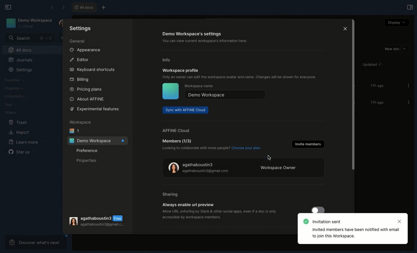 Image resolution: width=417 pixels, height=253 pixels. What do you see at coordinates (171, 195) in the screenshot?
I see `Sharing` at bounding box center [171, 195].